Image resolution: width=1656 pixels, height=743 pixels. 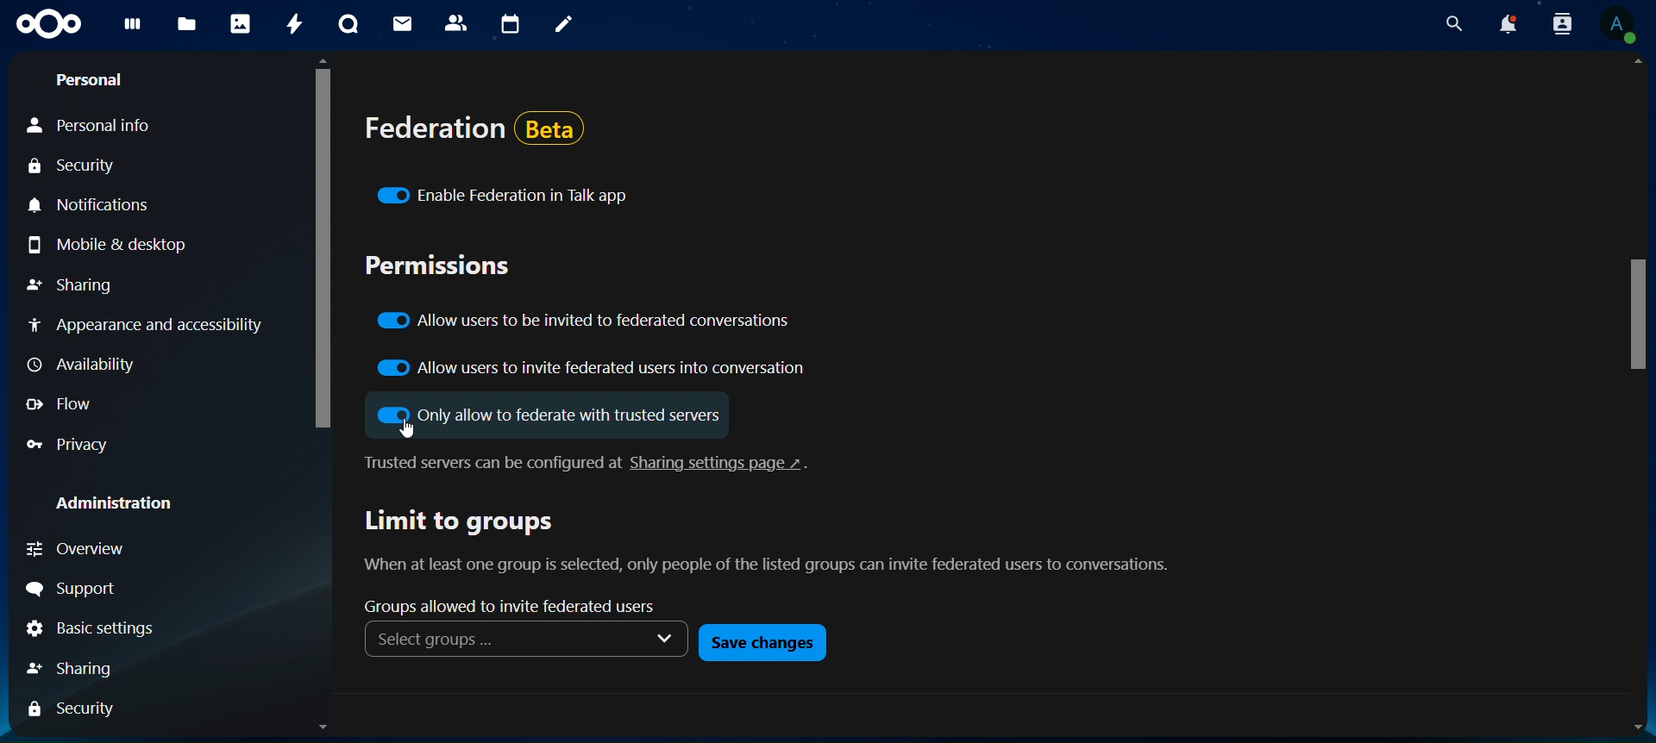 I want to click on mobile & desktop, so click(x=108, y=250).